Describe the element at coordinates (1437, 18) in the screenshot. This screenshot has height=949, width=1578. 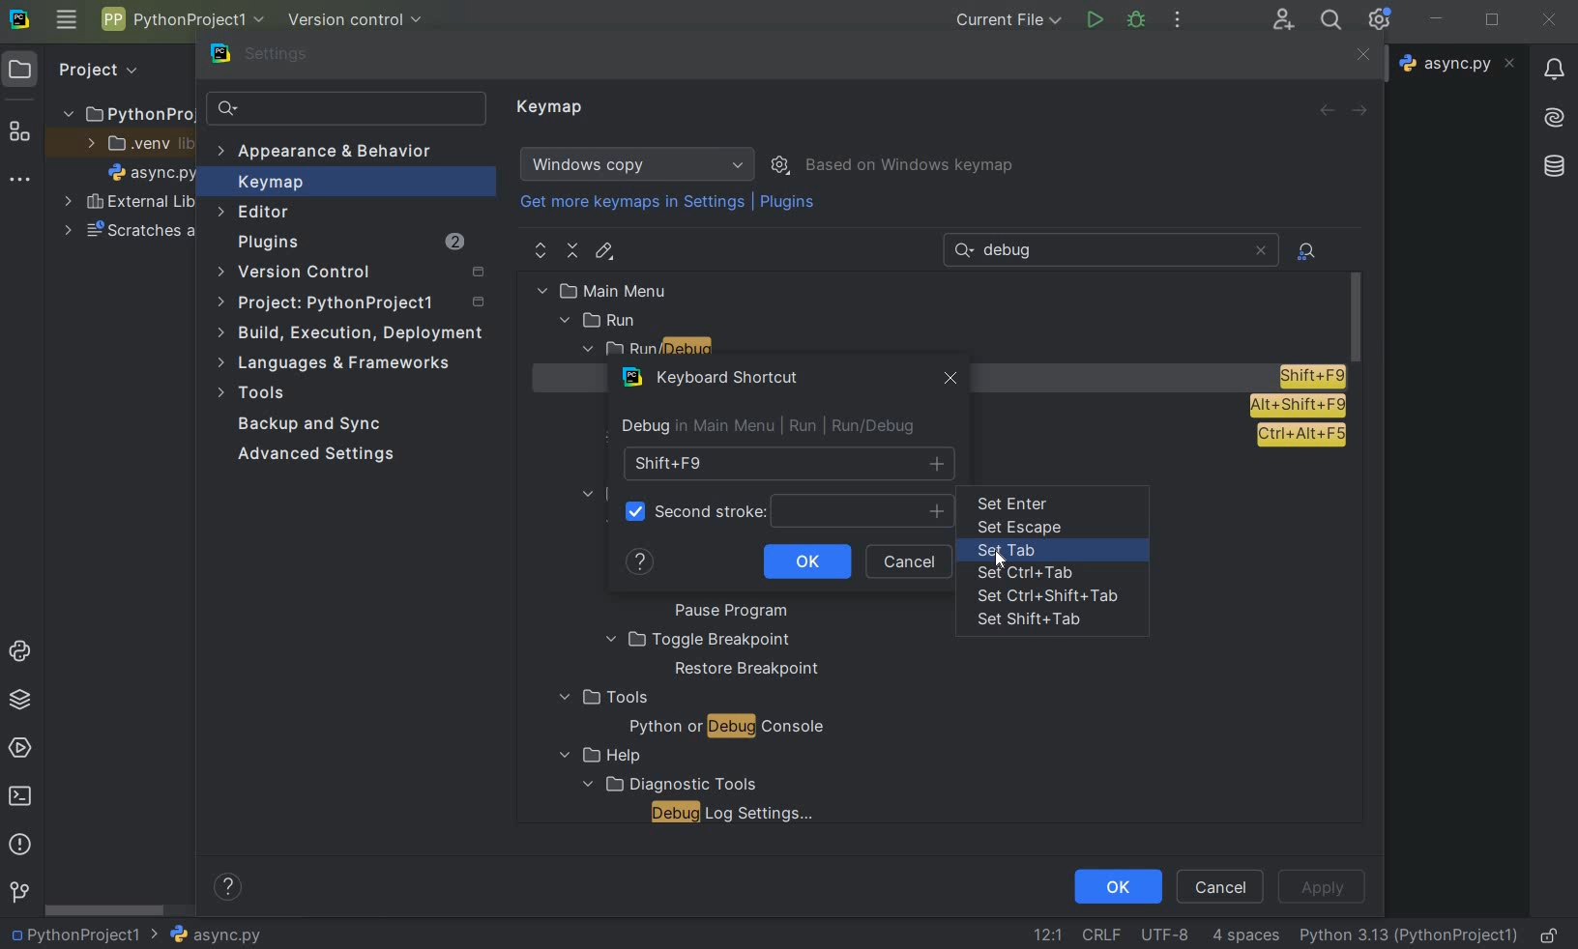
I see `minimize` at that location.